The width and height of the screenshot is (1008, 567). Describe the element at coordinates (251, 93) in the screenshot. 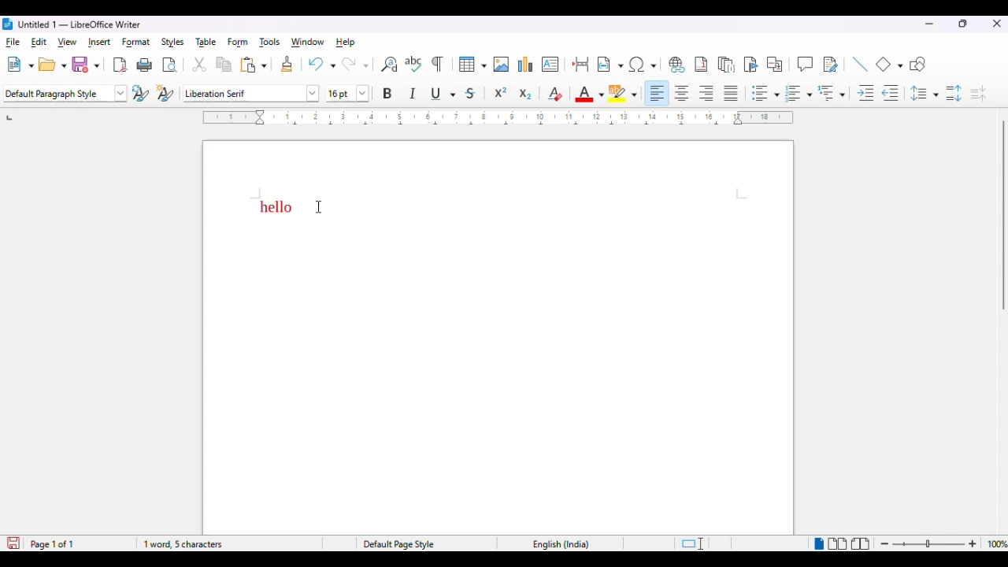

I see `font style` at that location.